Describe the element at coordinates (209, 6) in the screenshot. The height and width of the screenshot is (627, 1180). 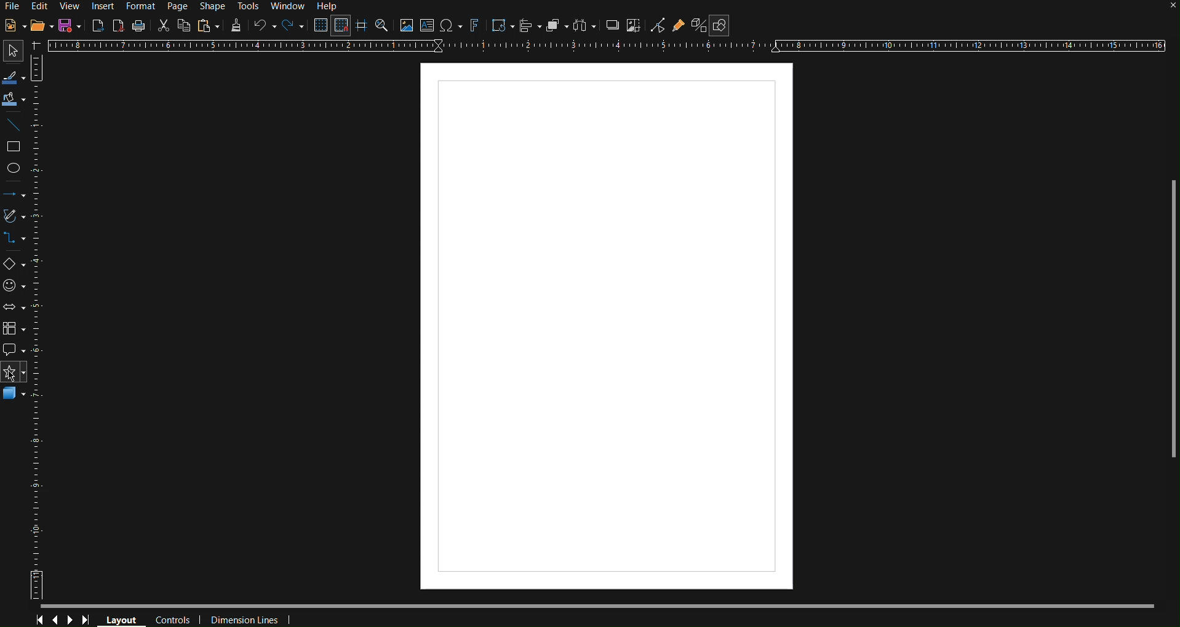
I see `Shape` at that location.